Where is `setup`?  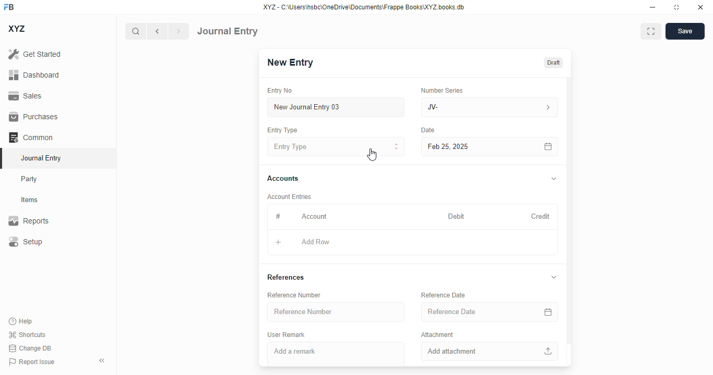 setup is located at coordinates (25, 241).